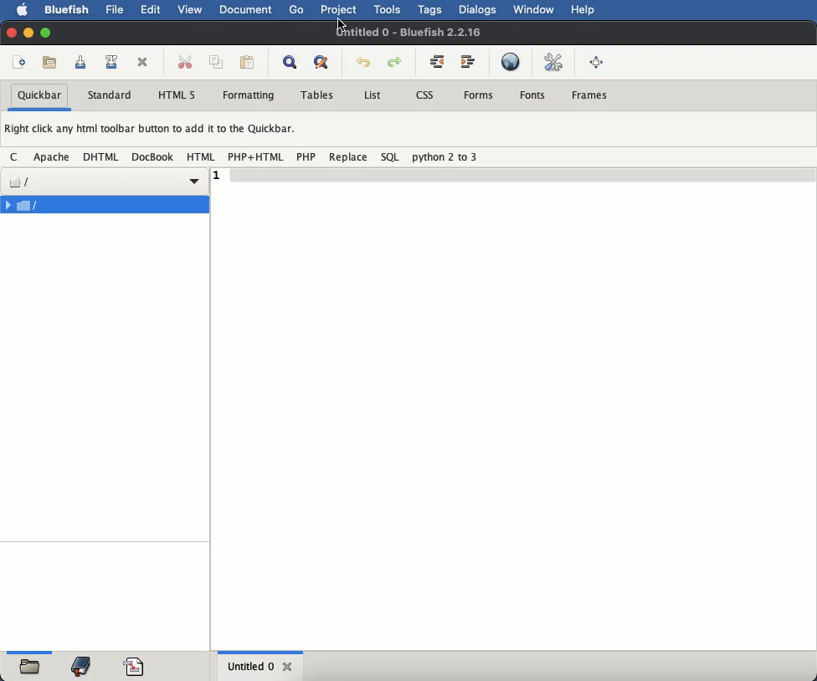 Image resolution: width=817 pixels, height=681 pixels. Describe the element at coordinates (247, 666) in the screenshot. I see `untitled 0` at that location.